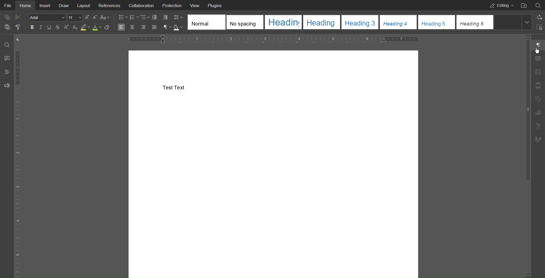  I want to click on Text Color, so click(97, 28).